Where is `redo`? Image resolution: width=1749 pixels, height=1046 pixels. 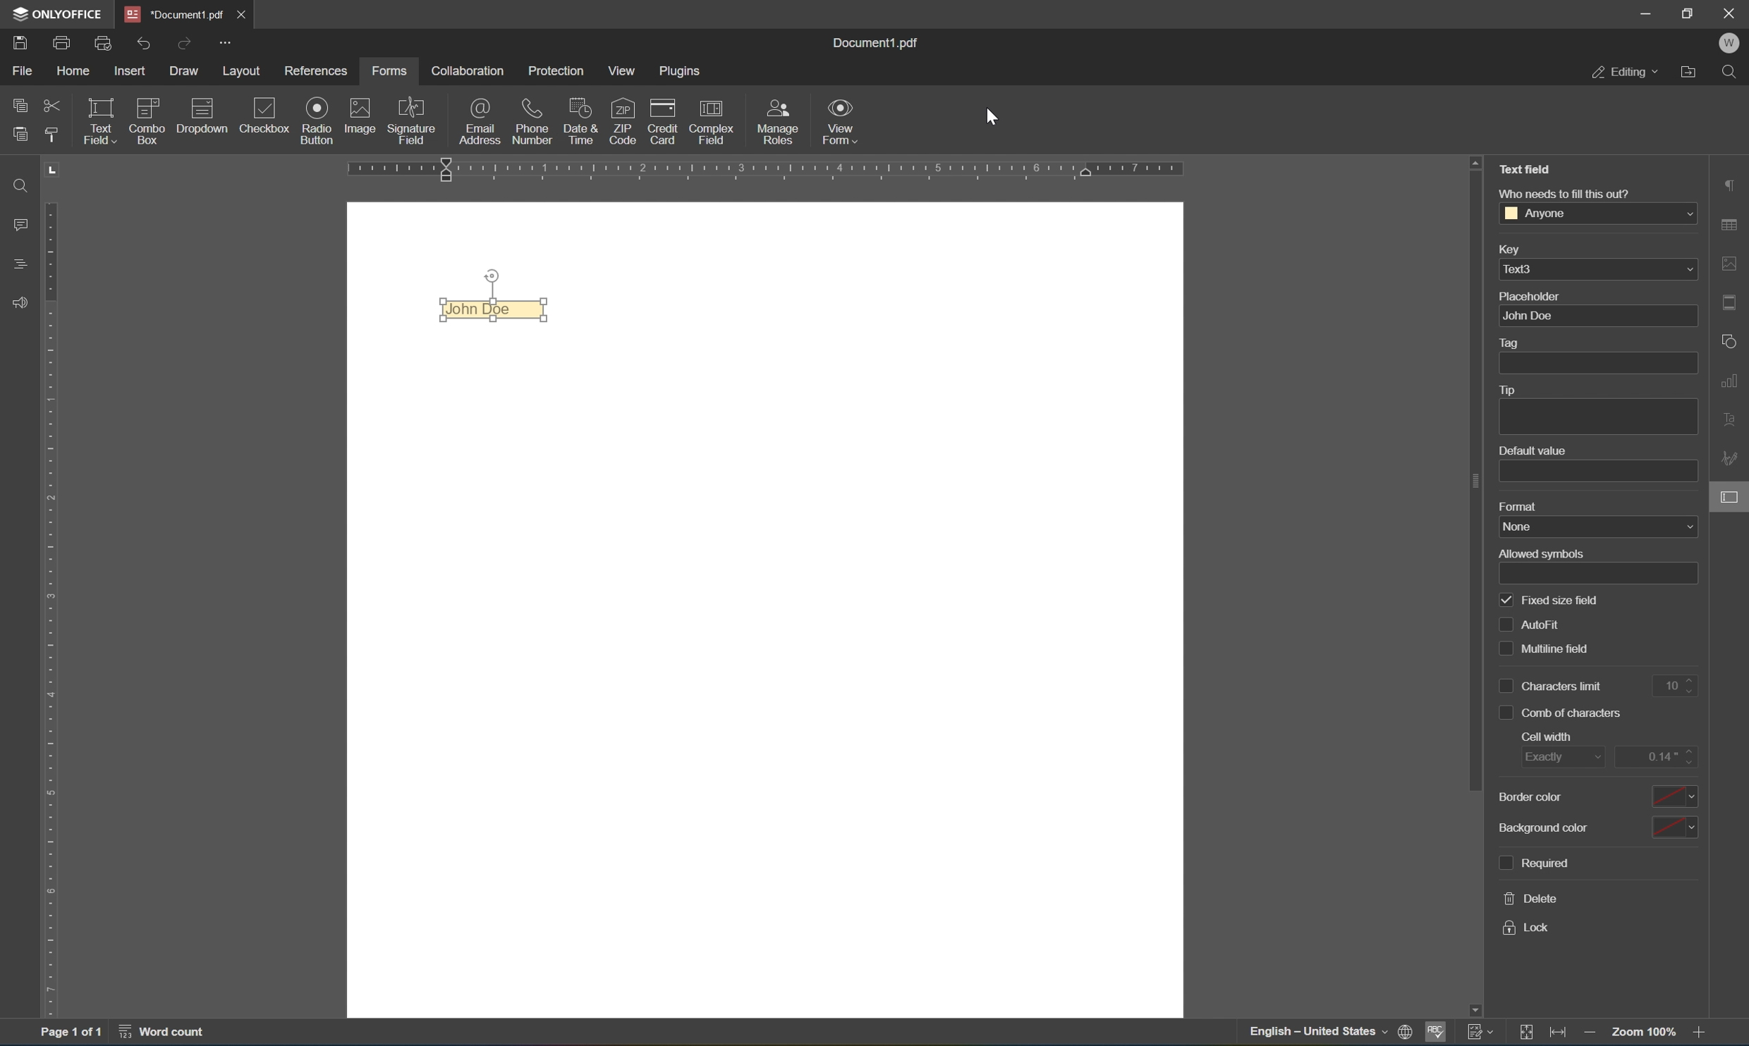 redo is located at coordinates (184, 42).